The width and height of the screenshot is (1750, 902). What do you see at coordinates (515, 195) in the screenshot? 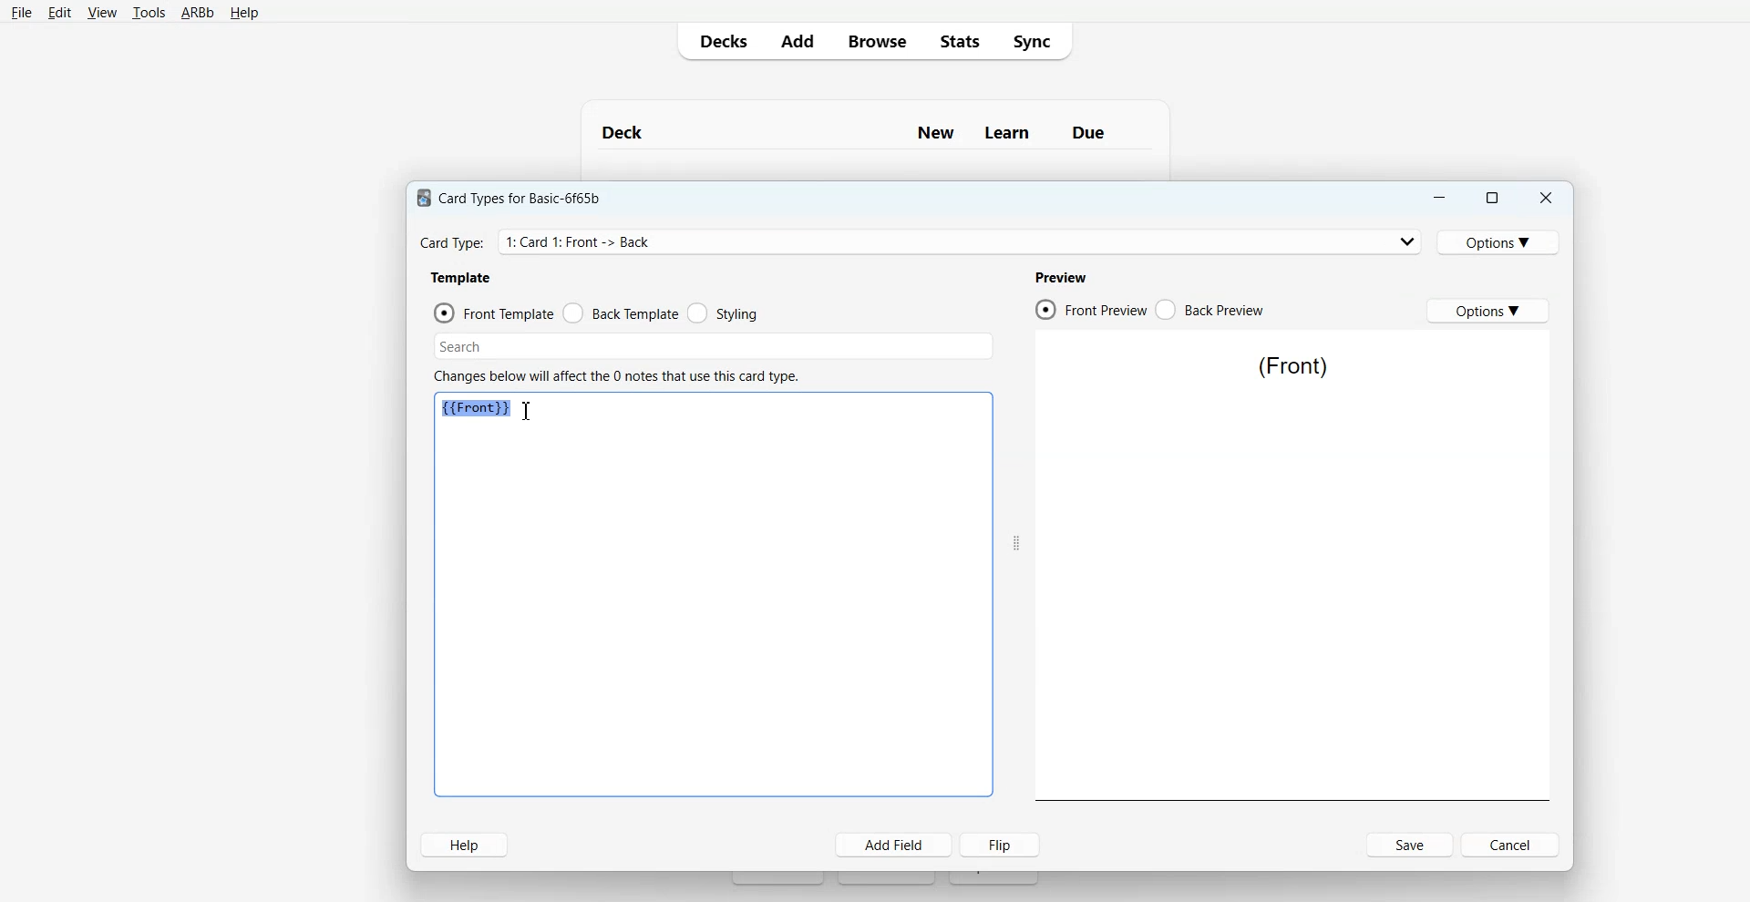
I see `Text 1` at bounding box center [515, 195].